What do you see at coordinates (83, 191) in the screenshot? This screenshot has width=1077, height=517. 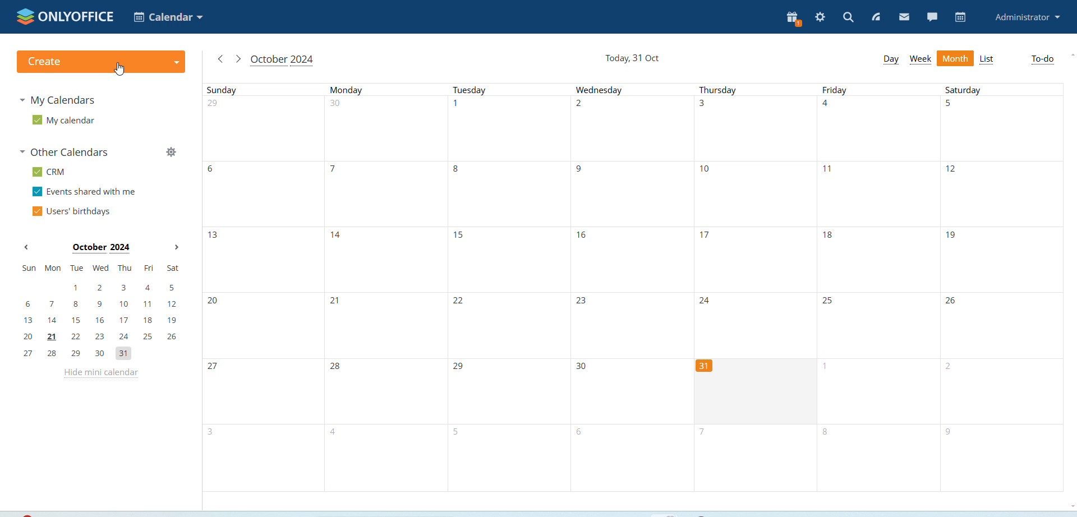 I see `events shared with me` at bounding box center [83, 191].